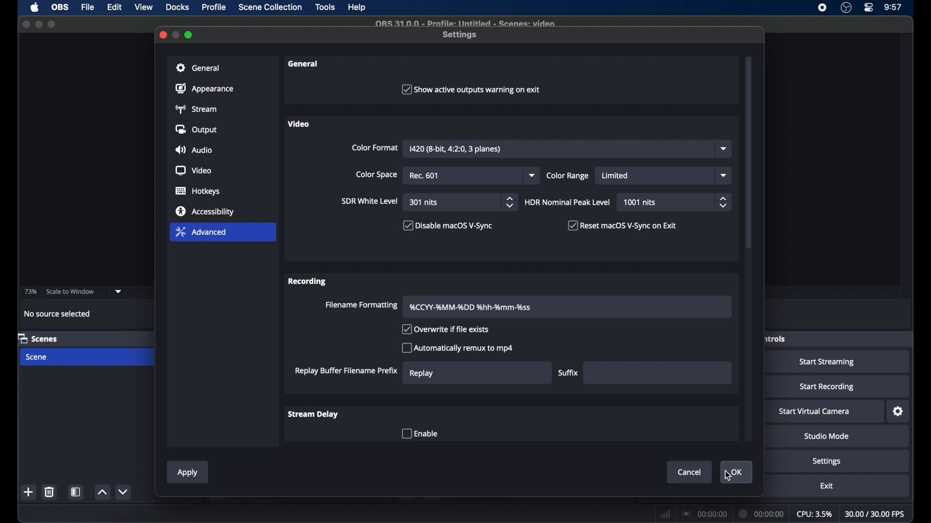 The height and width of the screenshot is (523, 931). Describe the element at coordinates (869, 8) in the screenshot. I see `control center` at that location.